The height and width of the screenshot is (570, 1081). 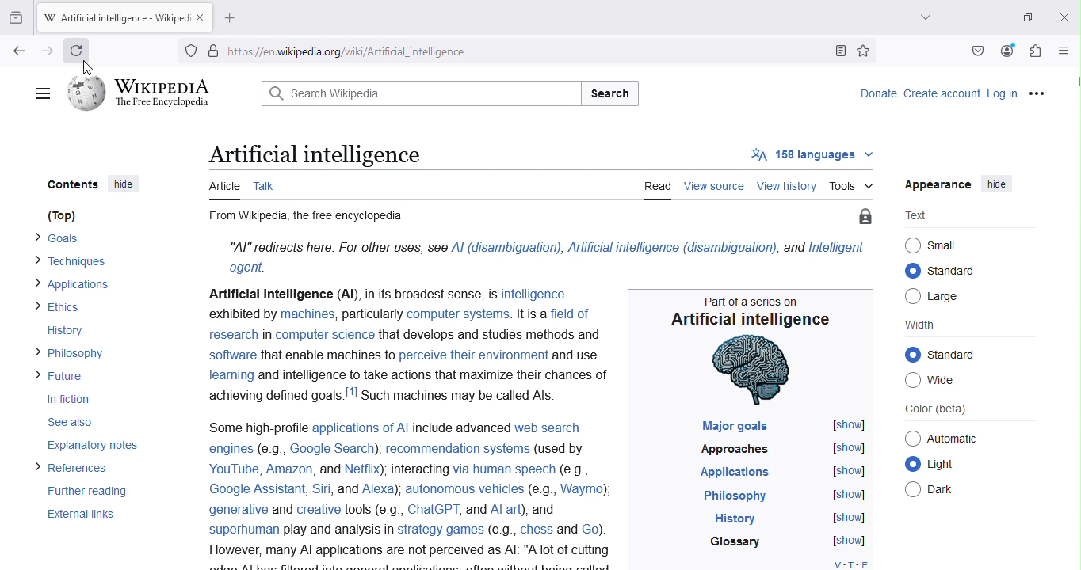 What do you see at coordinates (713, 188) in the screenshot?
I see `View source` at bounding box center [713, 188].